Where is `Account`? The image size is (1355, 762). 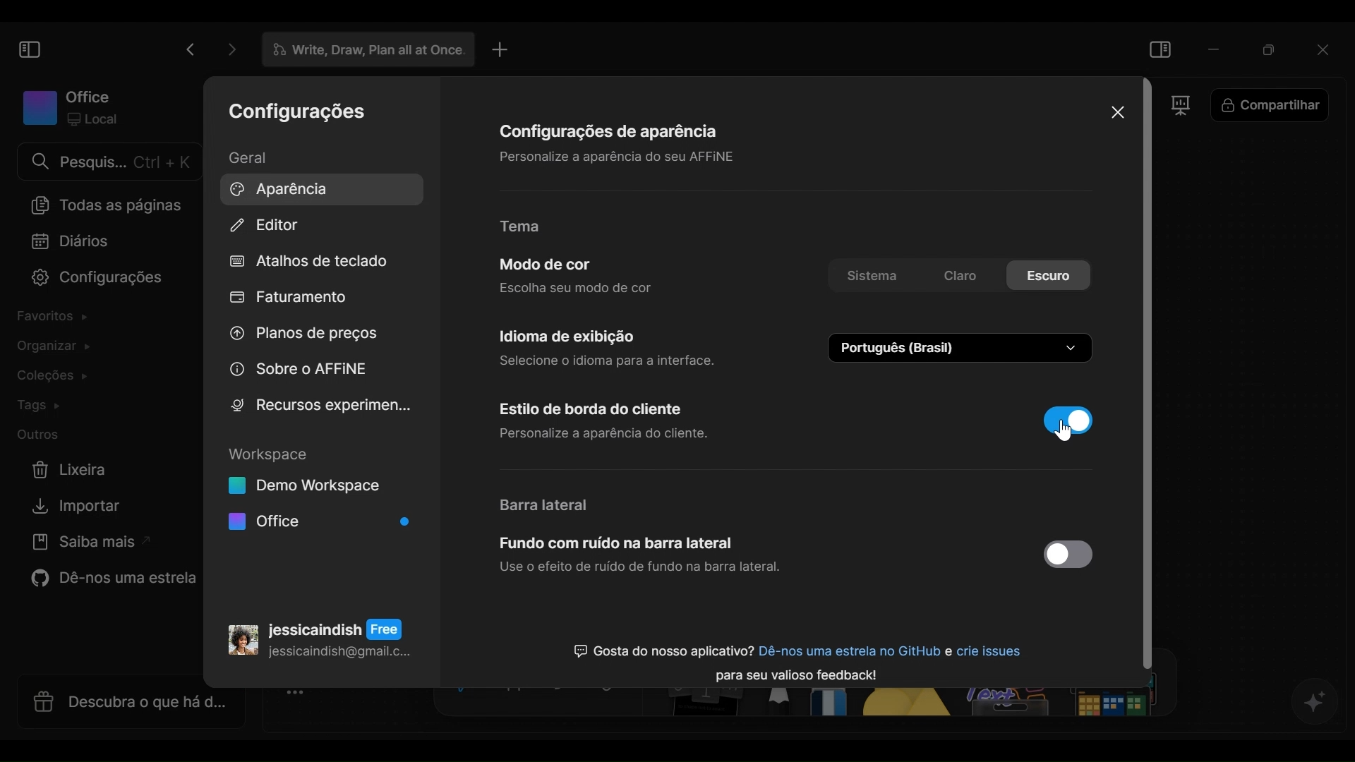
Account is located at coordinates (320, 635).